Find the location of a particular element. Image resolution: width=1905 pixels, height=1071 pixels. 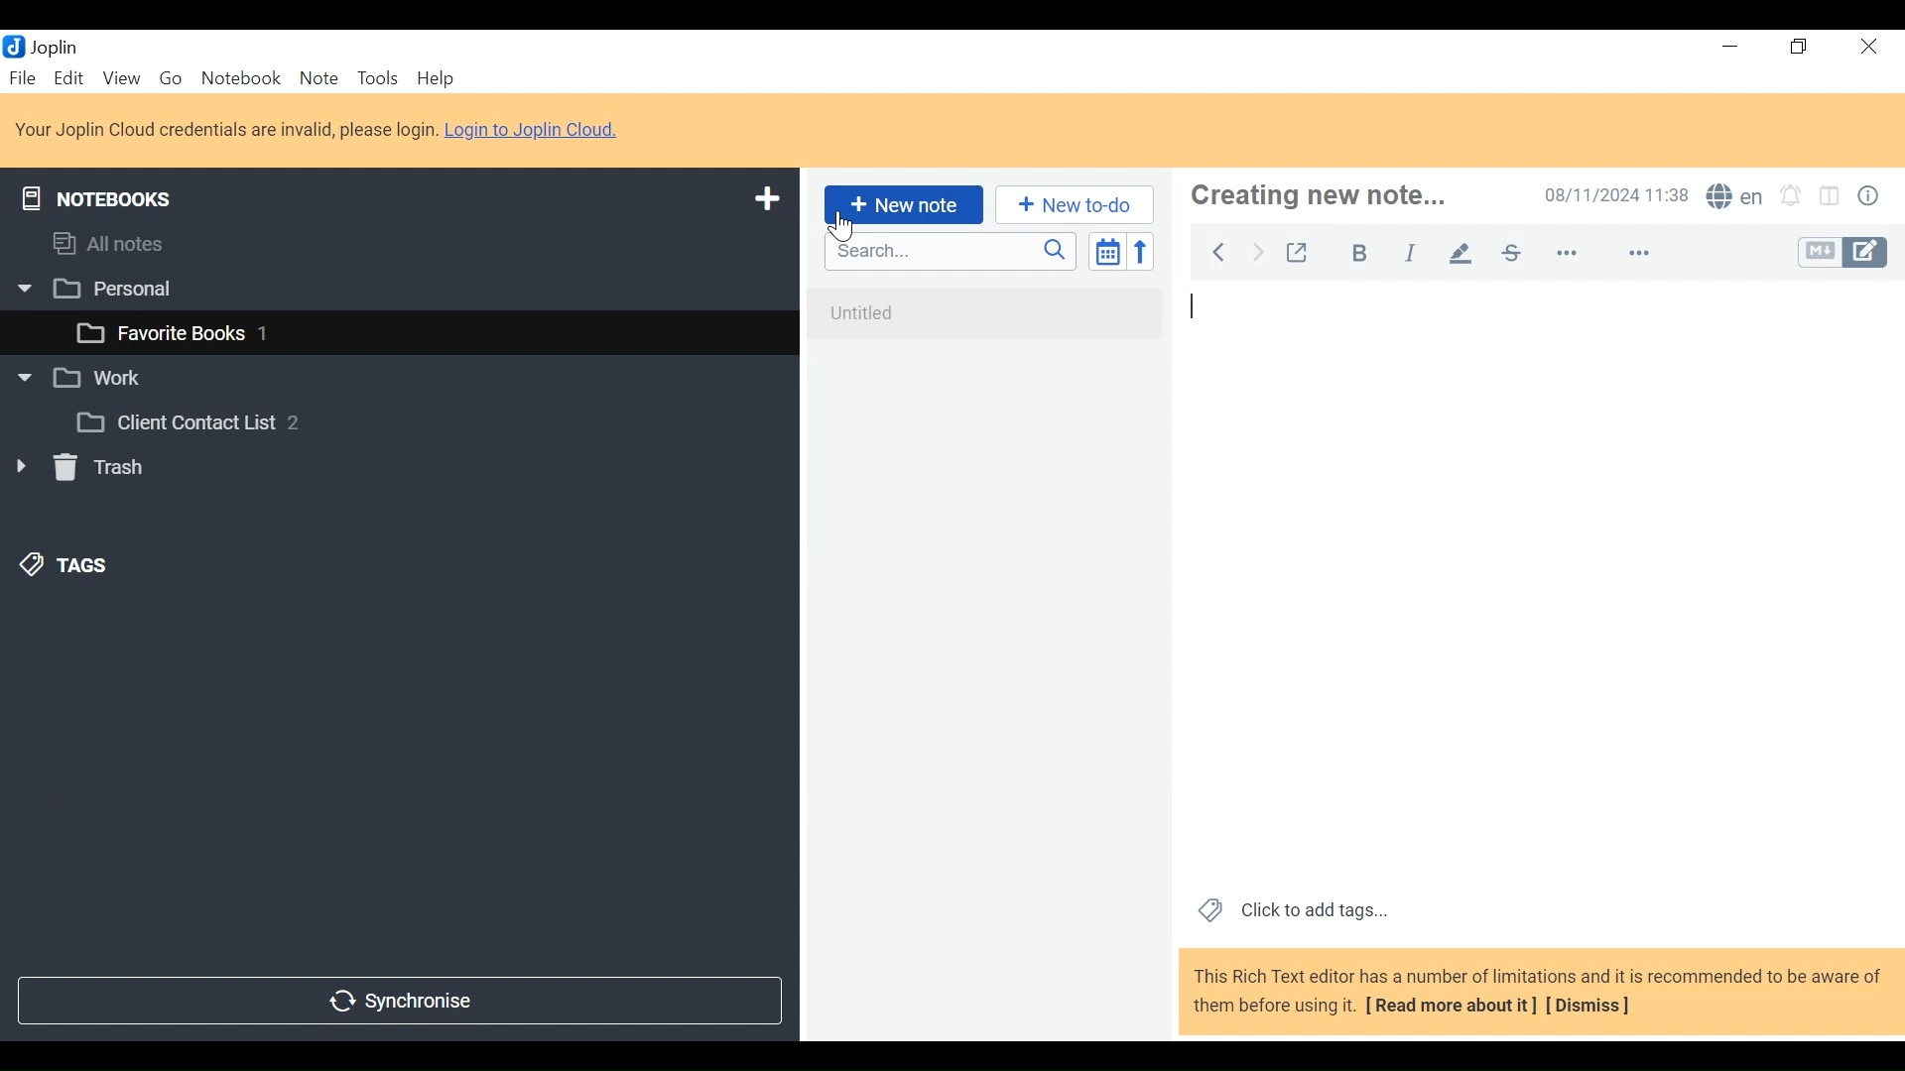

Note properties is located at coordinates (1870, 197).